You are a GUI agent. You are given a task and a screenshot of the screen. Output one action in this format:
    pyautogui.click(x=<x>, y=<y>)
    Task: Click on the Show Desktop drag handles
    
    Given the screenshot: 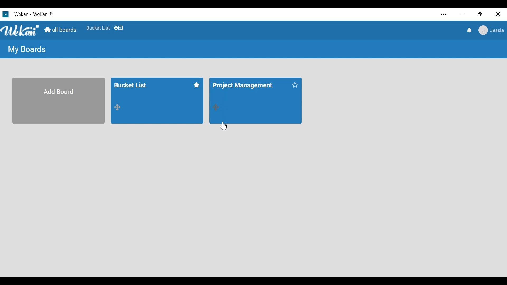 What is the action you would take?
    pyautogui.click(x=118, y=28)
    